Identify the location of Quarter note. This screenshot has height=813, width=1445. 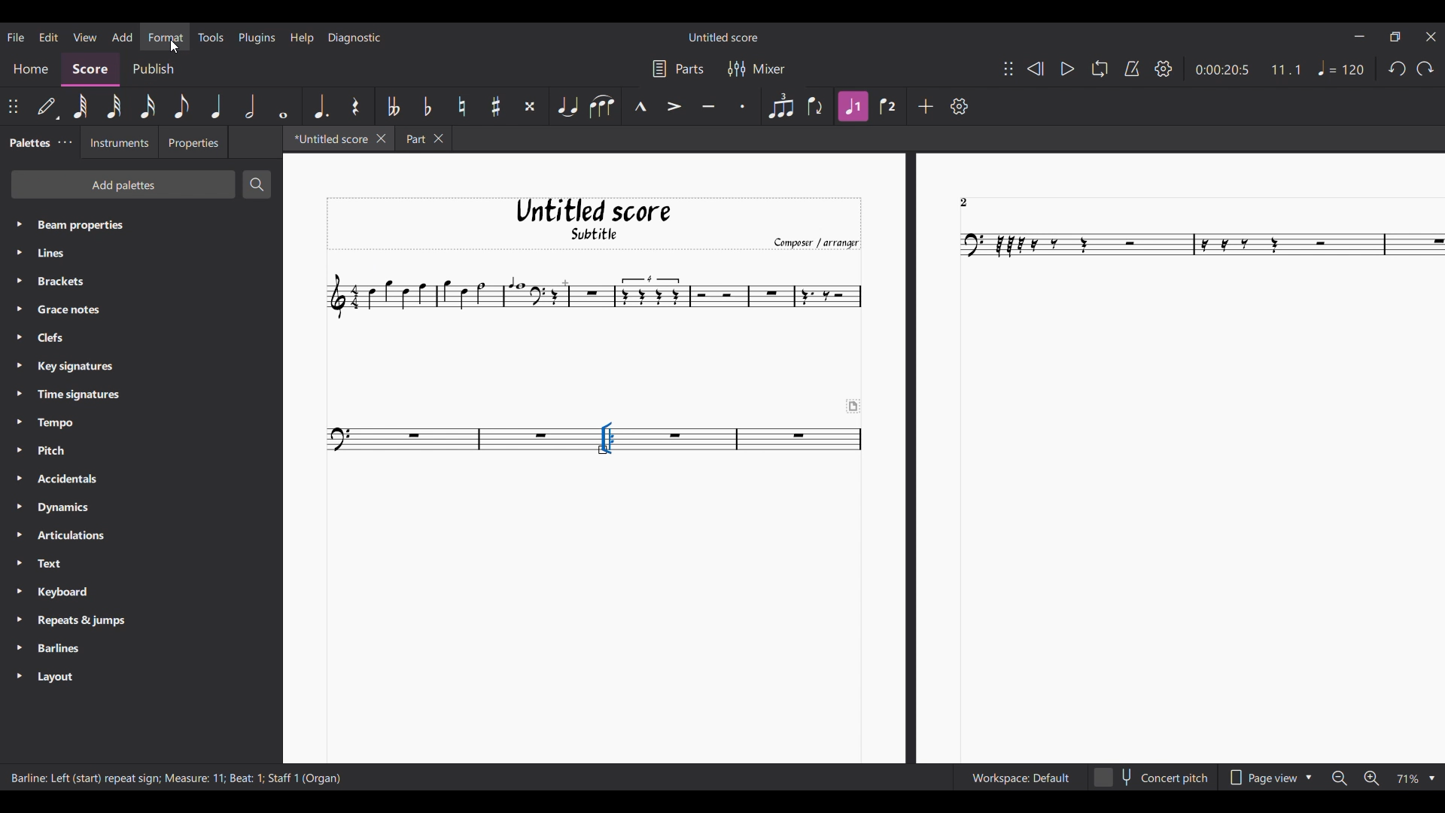
(217, 106).